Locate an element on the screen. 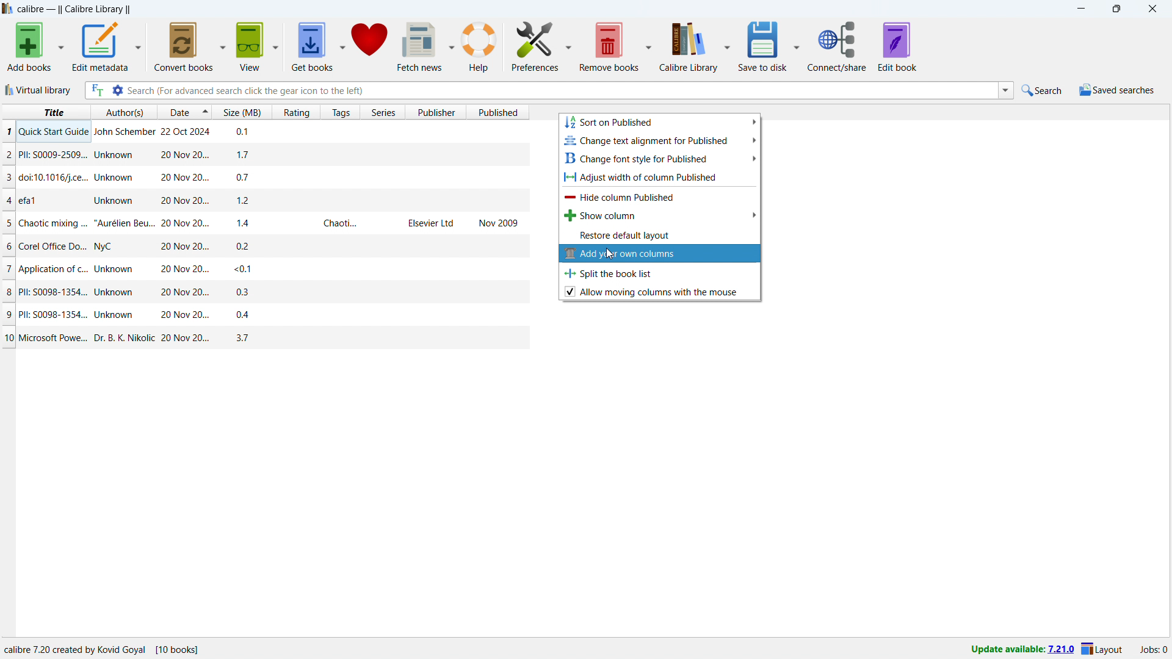 The image size is (1172, 659). adjust width of column published is located at coordinates (660, 176).